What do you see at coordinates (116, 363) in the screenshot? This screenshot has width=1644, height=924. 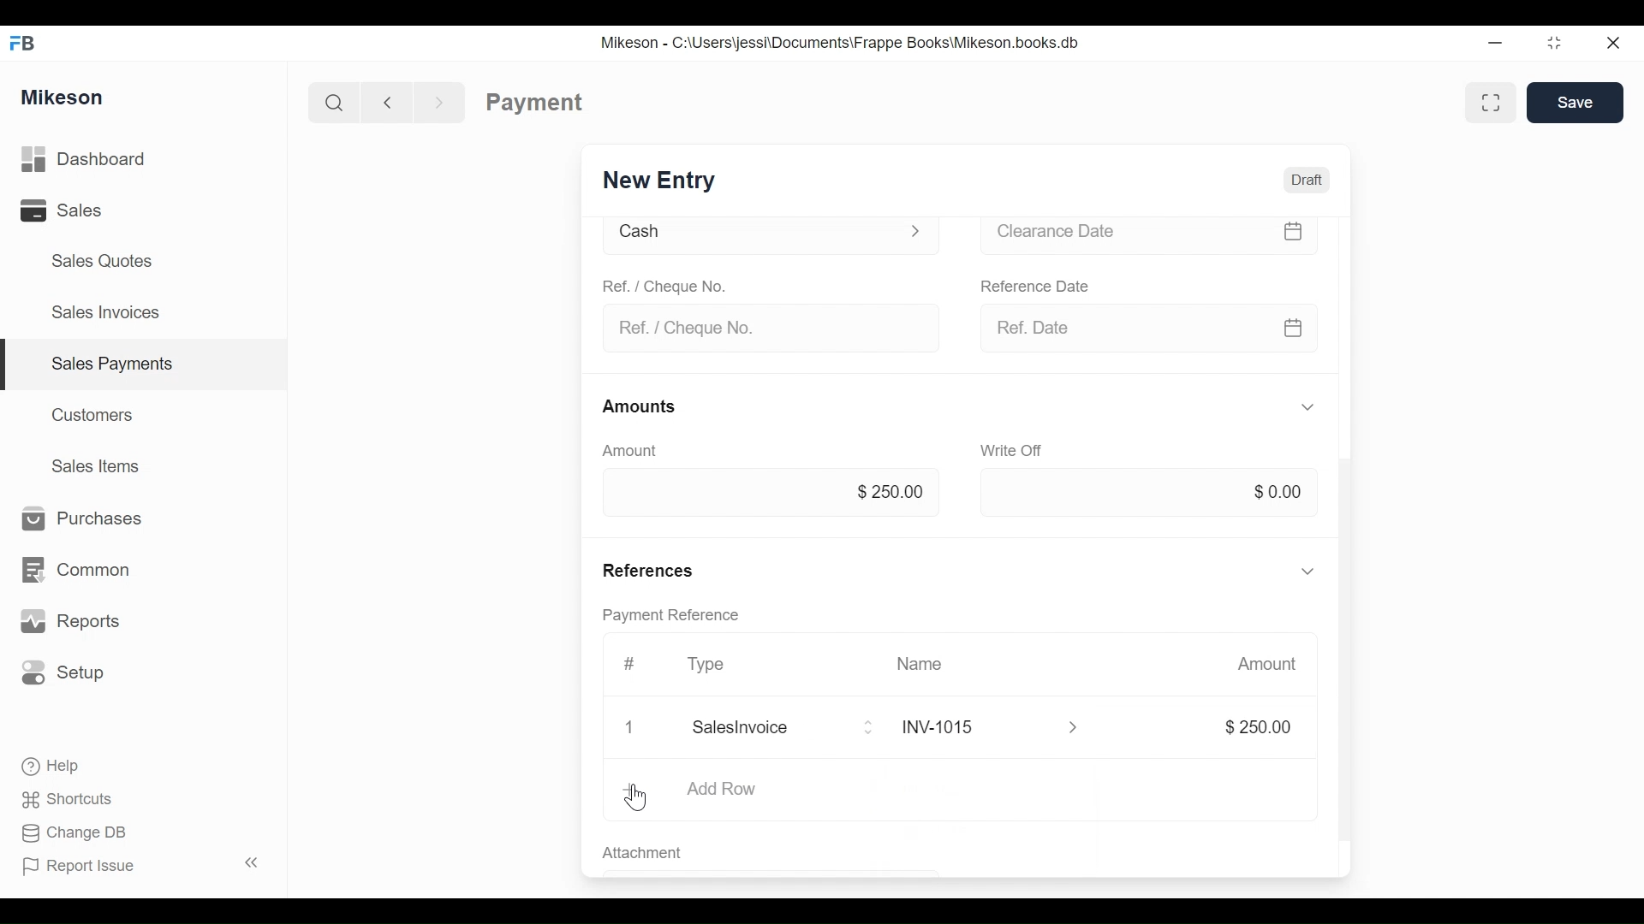 I see `Sales payments` at bounding box center [116, 363].